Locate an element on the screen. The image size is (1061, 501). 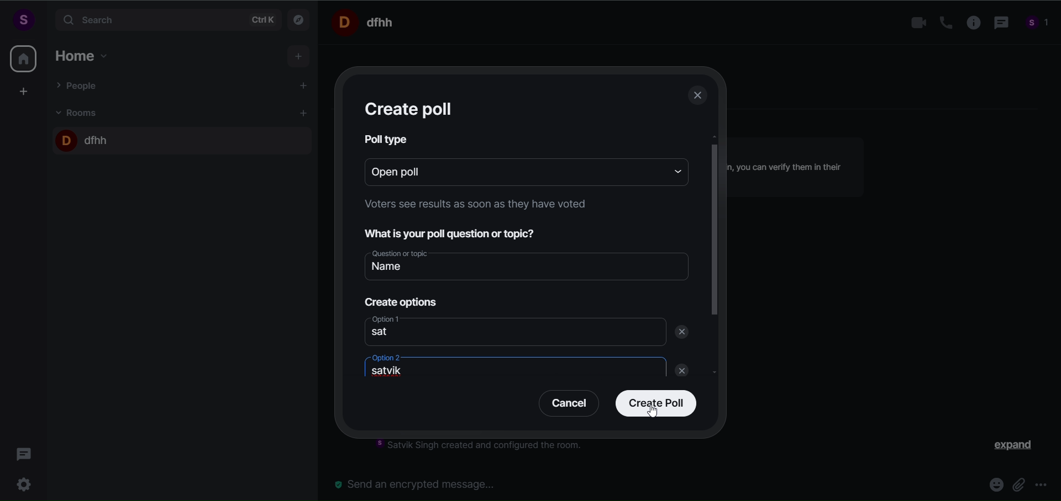
create space is located at coordinates (24, 91).